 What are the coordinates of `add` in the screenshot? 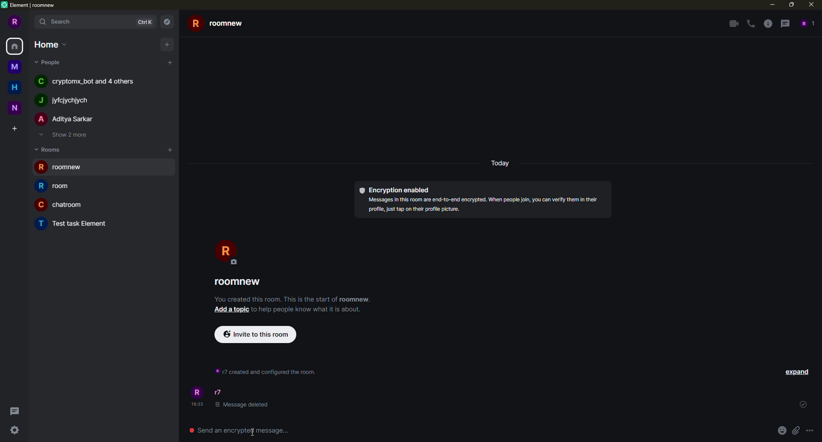 It's located at (168, 44).